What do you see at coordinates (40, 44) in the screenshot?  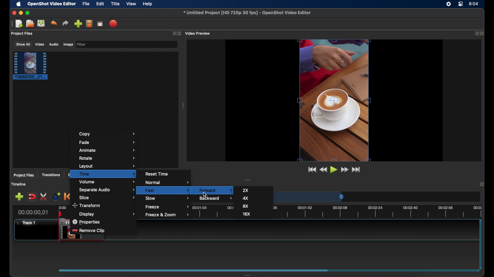 I see `video` at bounding box center [40, 44].